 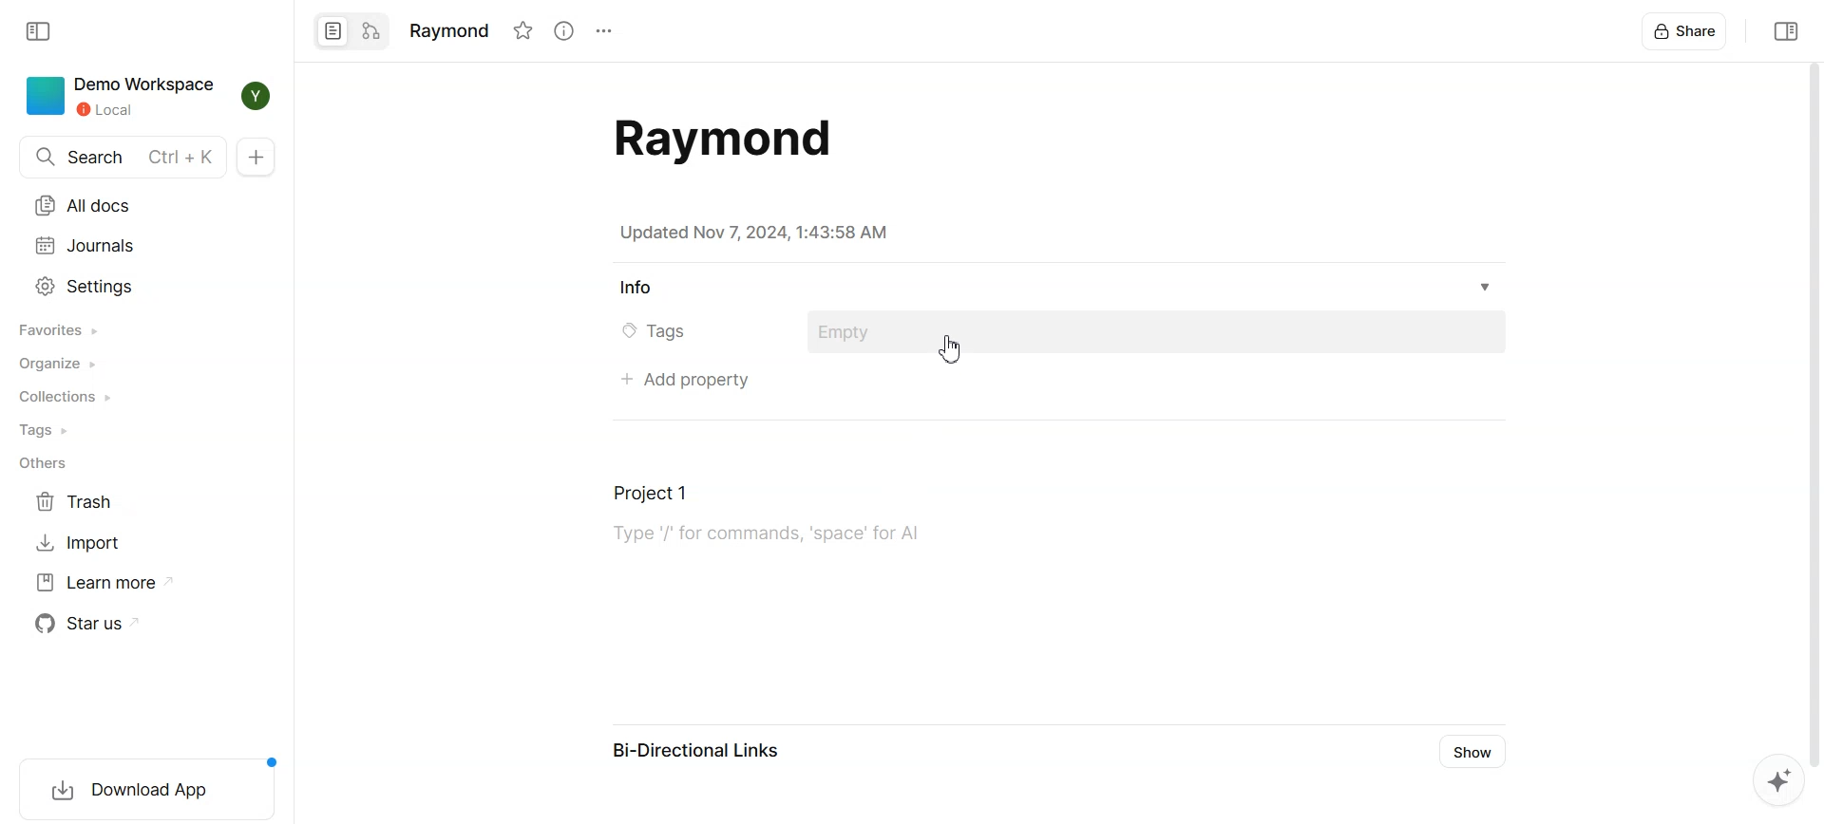 I want to click on Vertical scrollbar, so click(x=1813, y=412).